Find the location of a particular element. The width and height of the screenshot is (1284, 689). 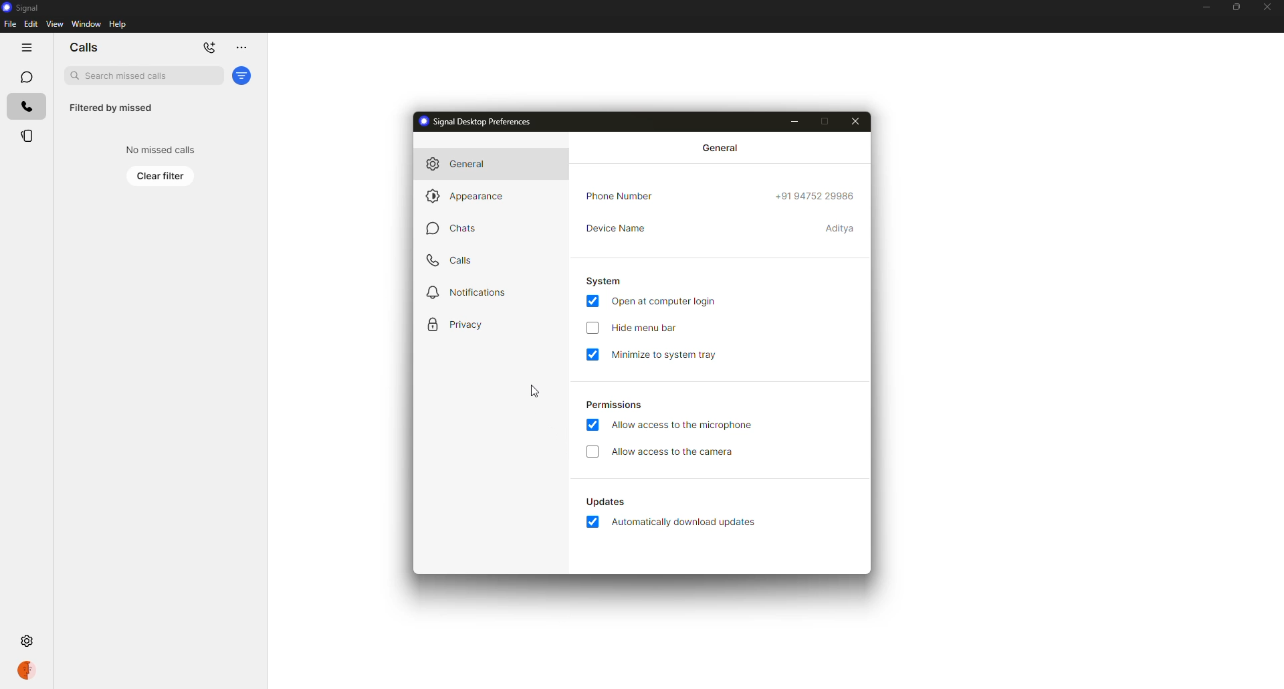

close is located at coordinates (856, 121).